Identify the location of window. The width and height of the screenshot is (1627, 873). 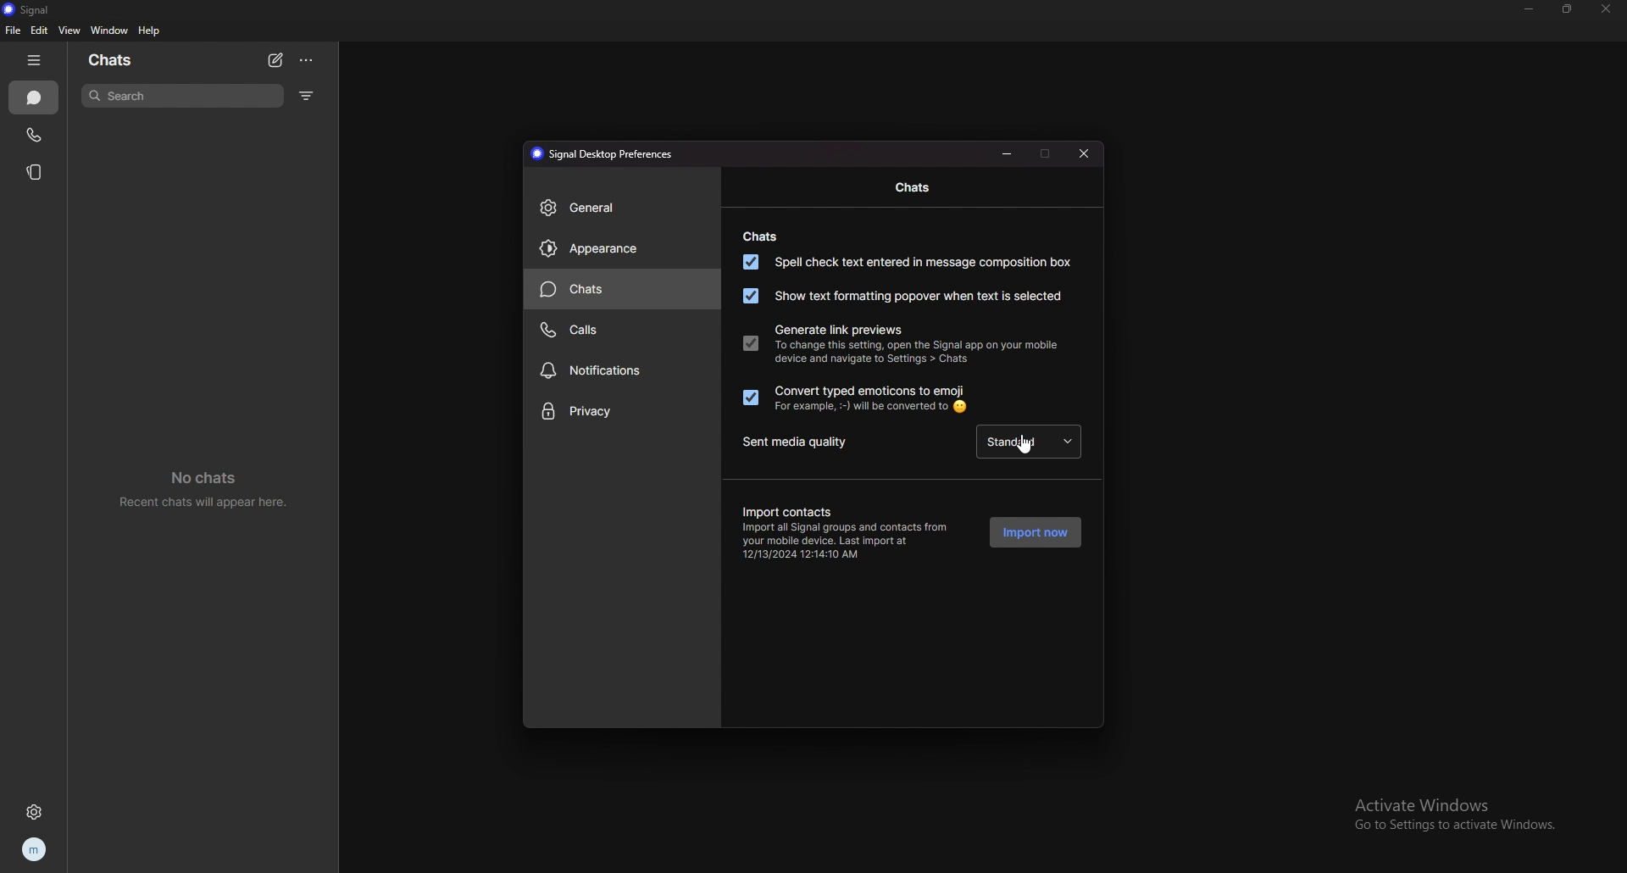
(109, 31).